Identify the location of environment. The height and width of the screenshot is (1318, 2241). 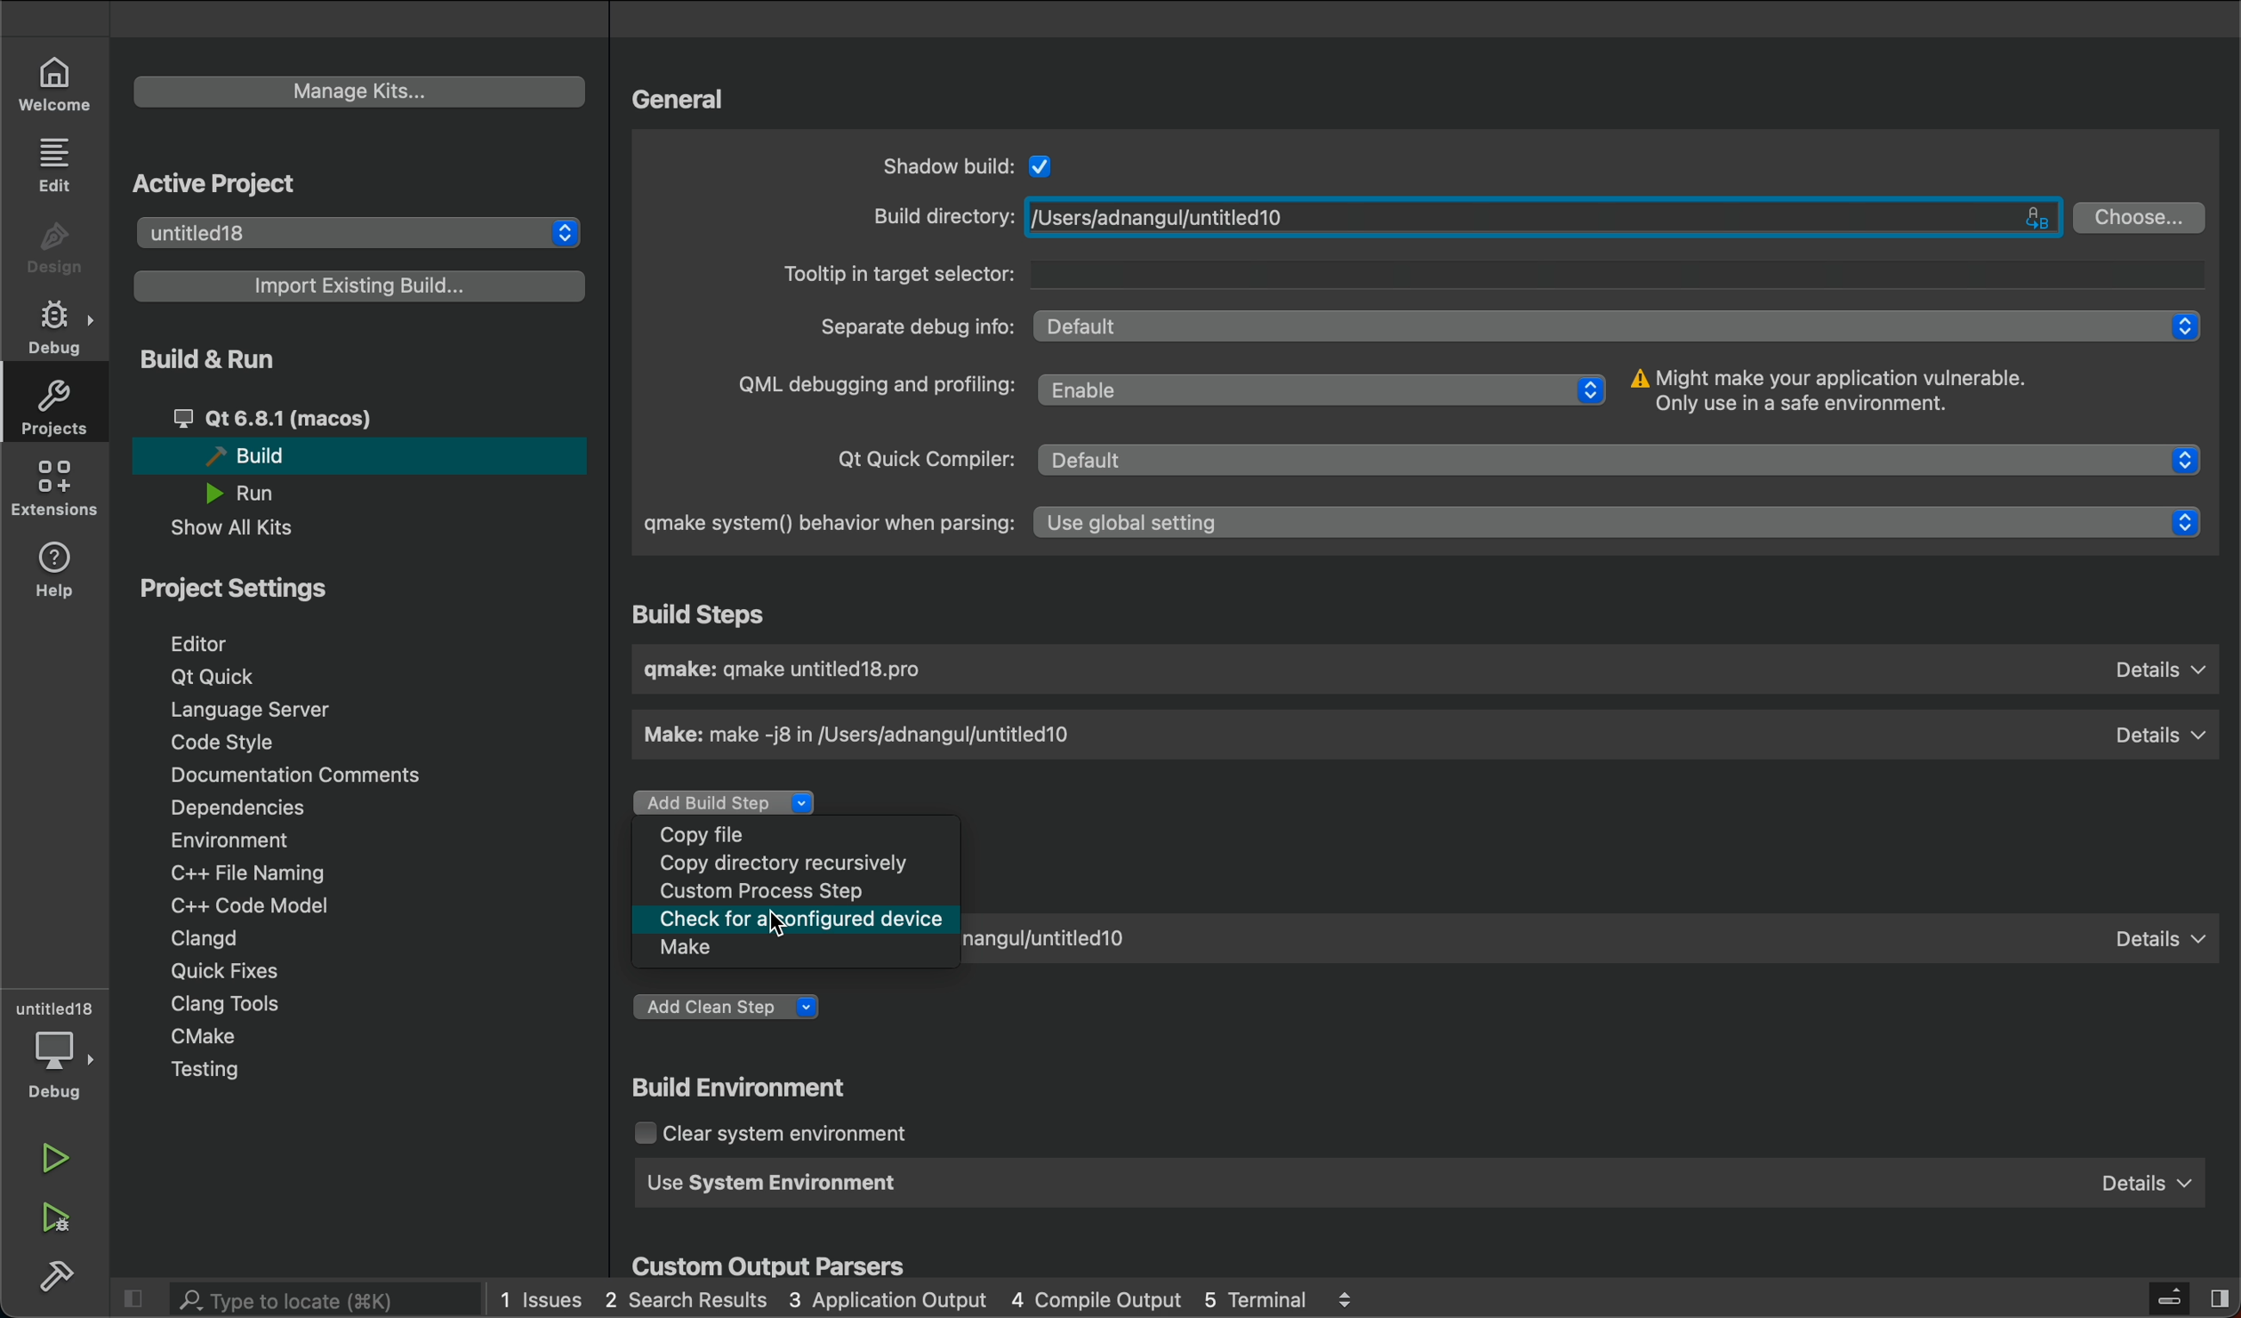
(221, 842).